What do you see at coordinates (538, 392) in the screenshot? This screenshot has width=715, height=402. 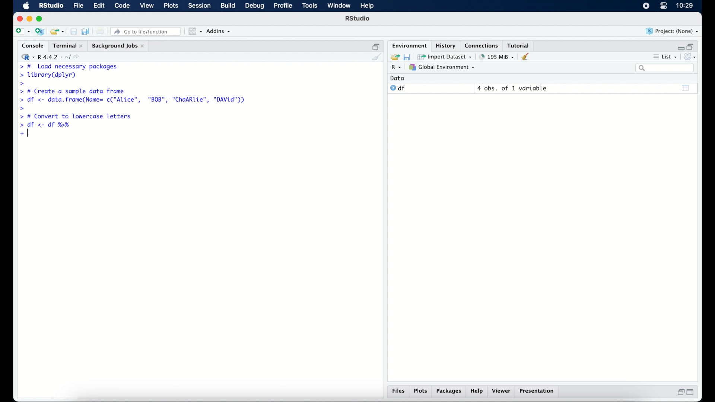 I see `presentation` at bounding box center [538, 392].